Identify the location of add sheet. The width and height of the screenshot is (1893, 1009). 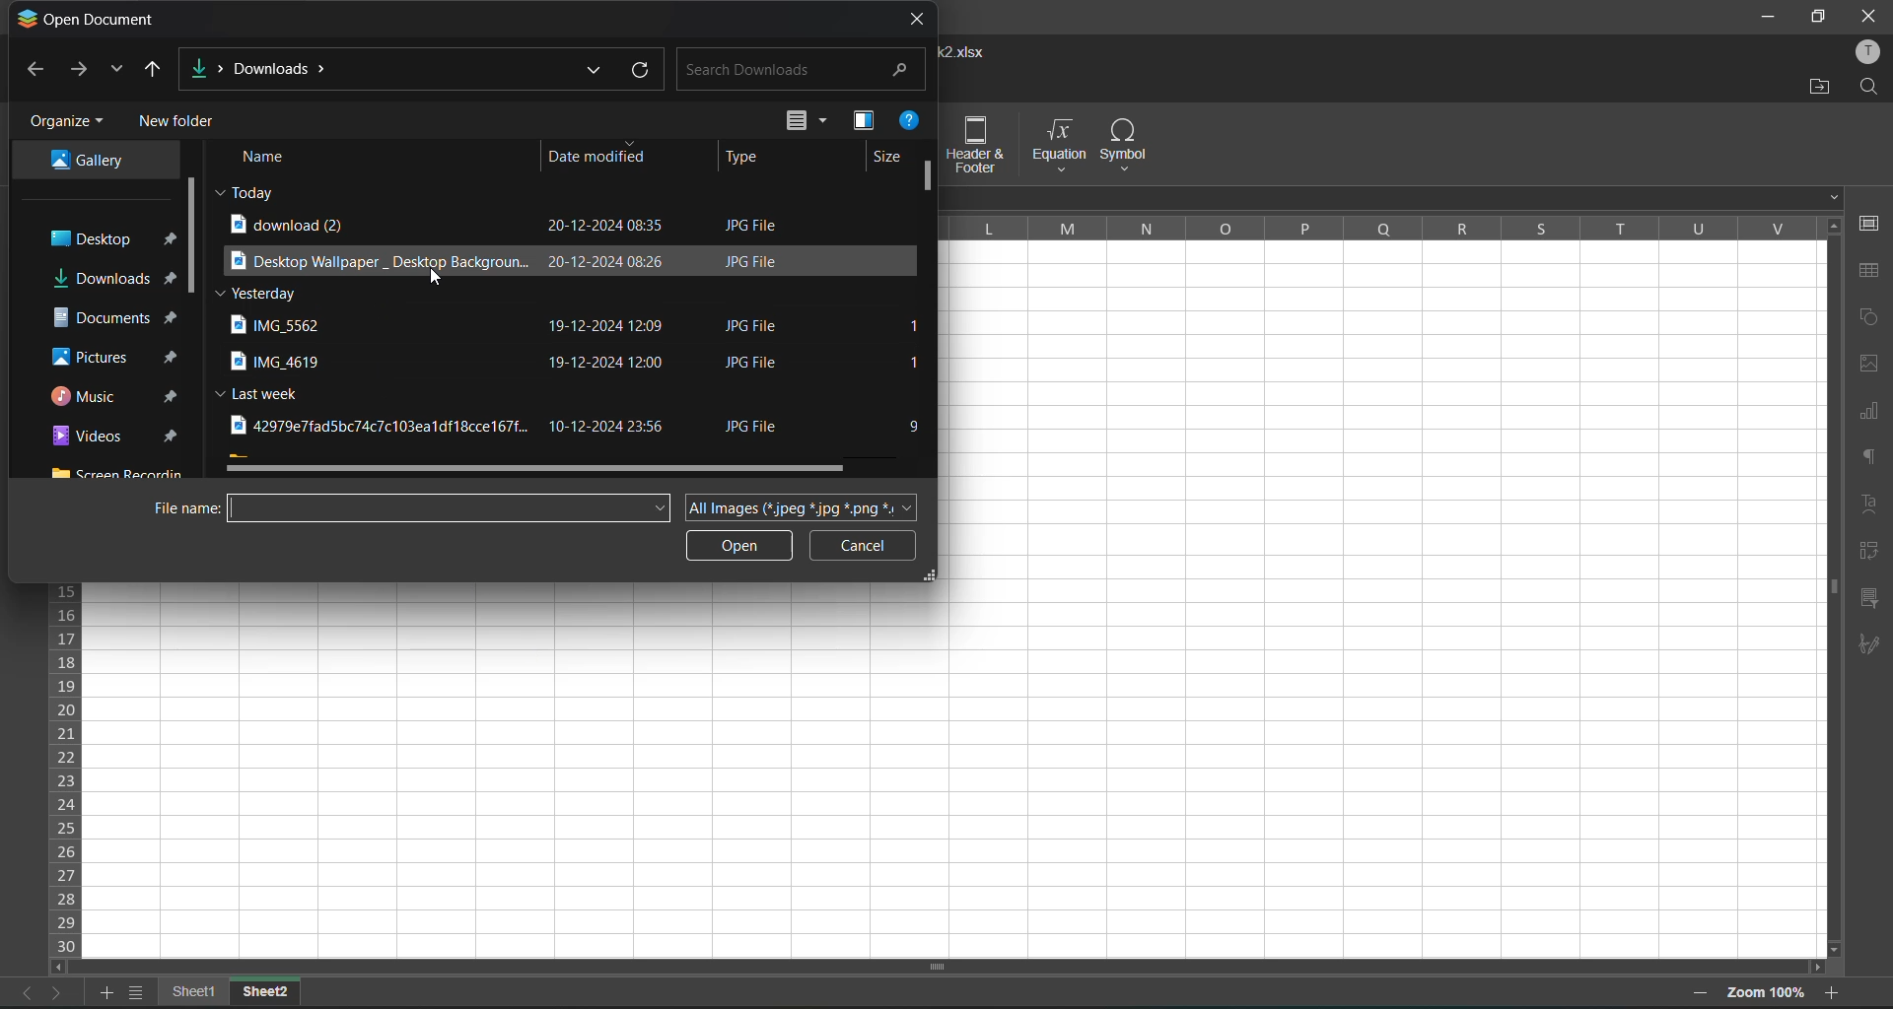
(106, 994).